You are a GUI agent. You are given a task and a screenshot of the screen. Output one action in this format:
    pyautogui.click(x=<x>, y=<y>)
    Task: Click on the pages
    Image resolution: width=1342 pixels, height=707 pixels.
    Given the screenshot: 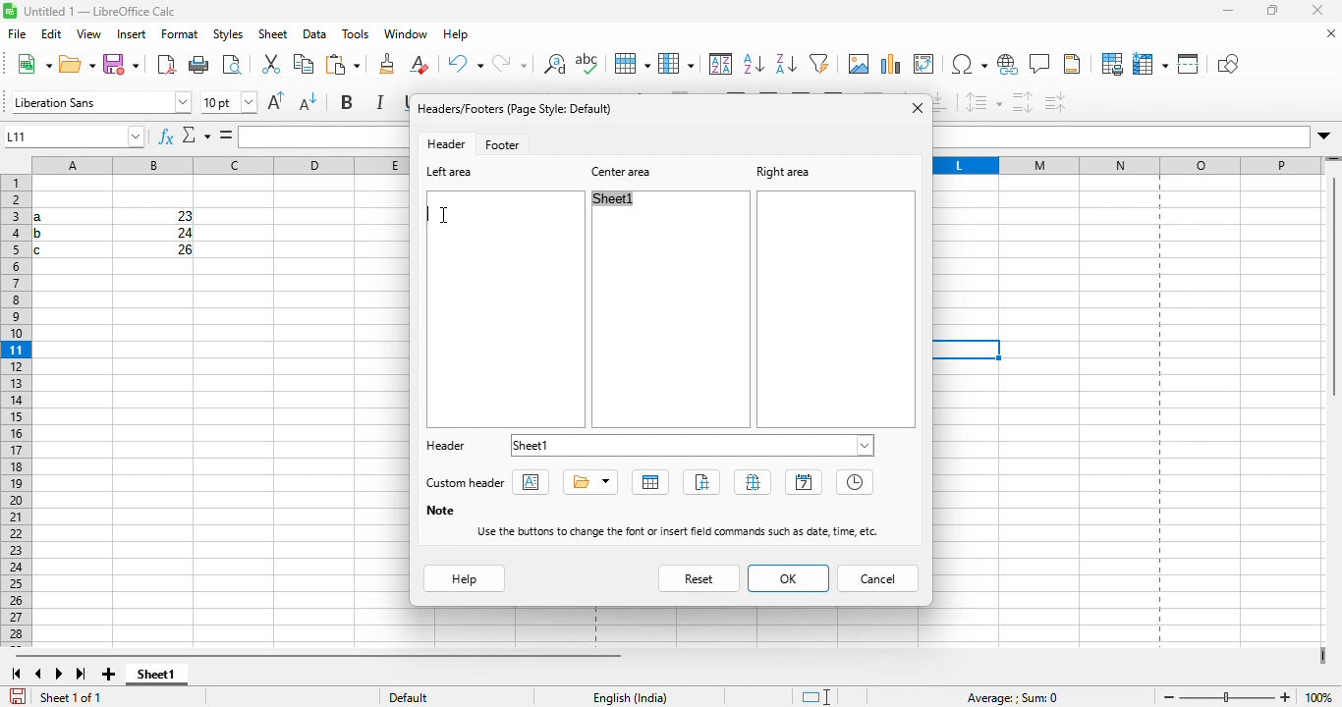 What is the action you would take?
    pyautogui.click(x=753, y=481)
    